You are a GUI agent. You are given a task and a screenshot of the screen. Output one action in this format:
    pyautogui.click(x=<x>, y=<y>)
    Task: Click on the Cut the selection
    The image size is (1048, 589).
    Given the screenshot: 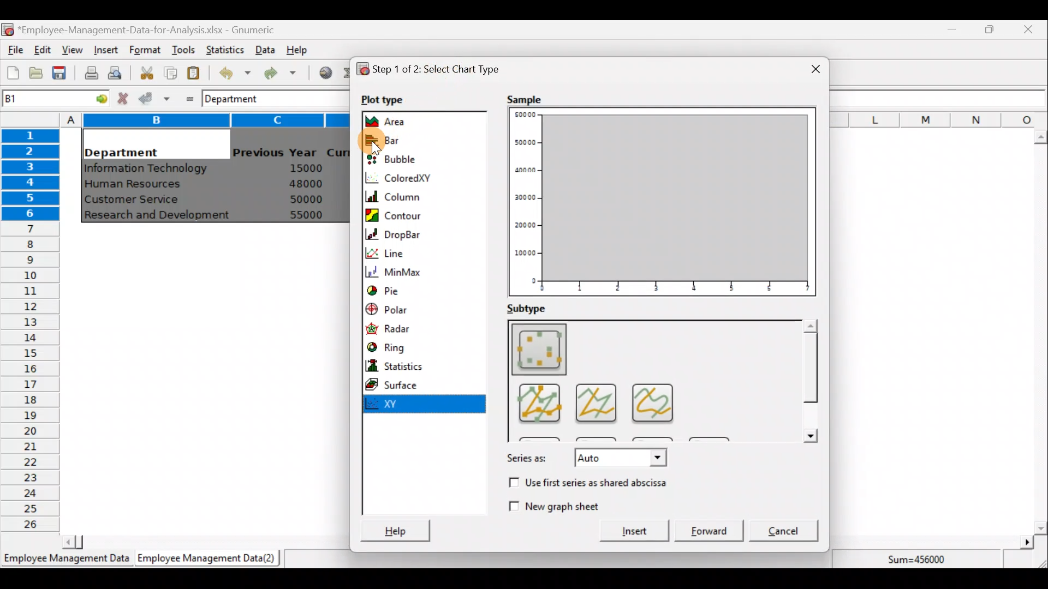 What is the action you would take?
    pyautogui.click(x=144, y=71)
    